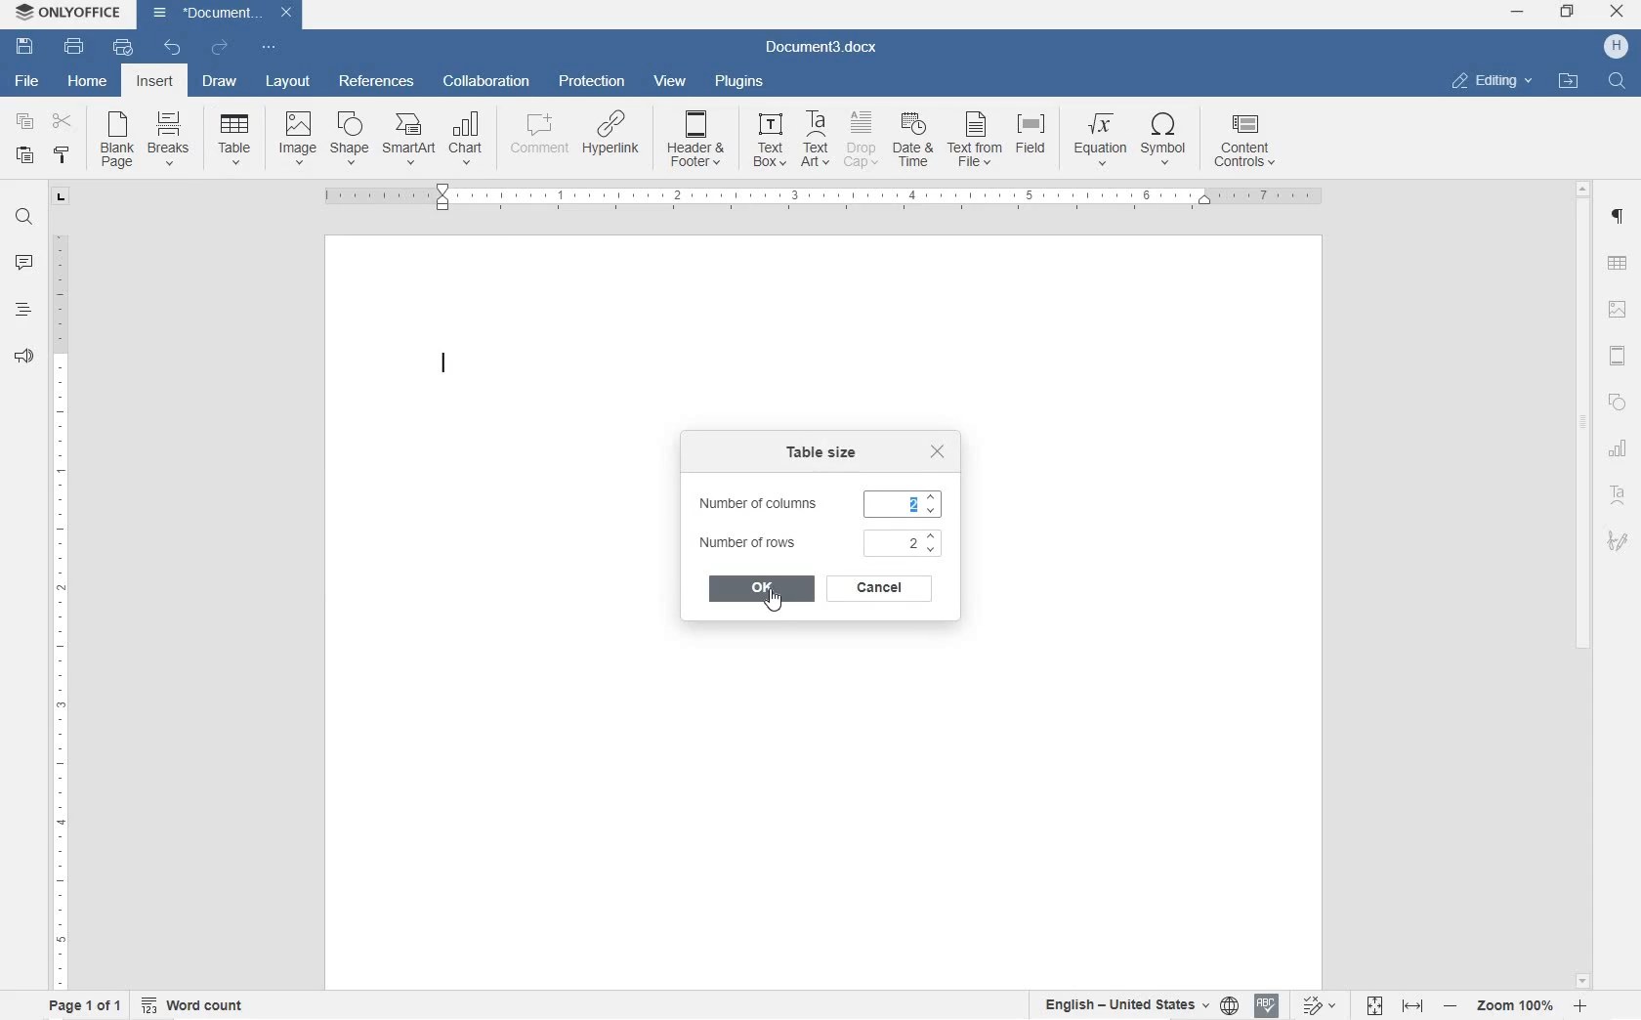  Describe the element at coordinates (535, 139) in the screenshot. I see `comment` at that location.